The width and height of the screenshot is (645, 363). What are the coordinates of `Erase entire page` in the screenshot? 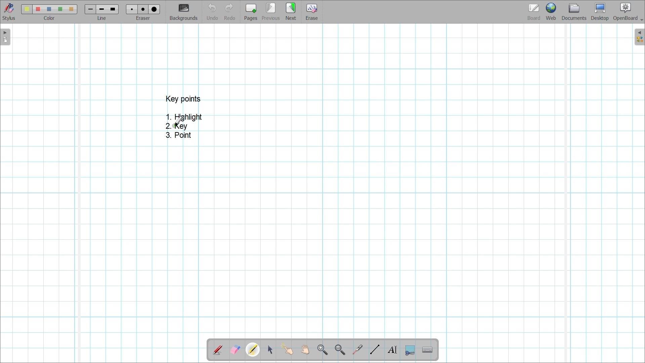 It's located at (311, 12).